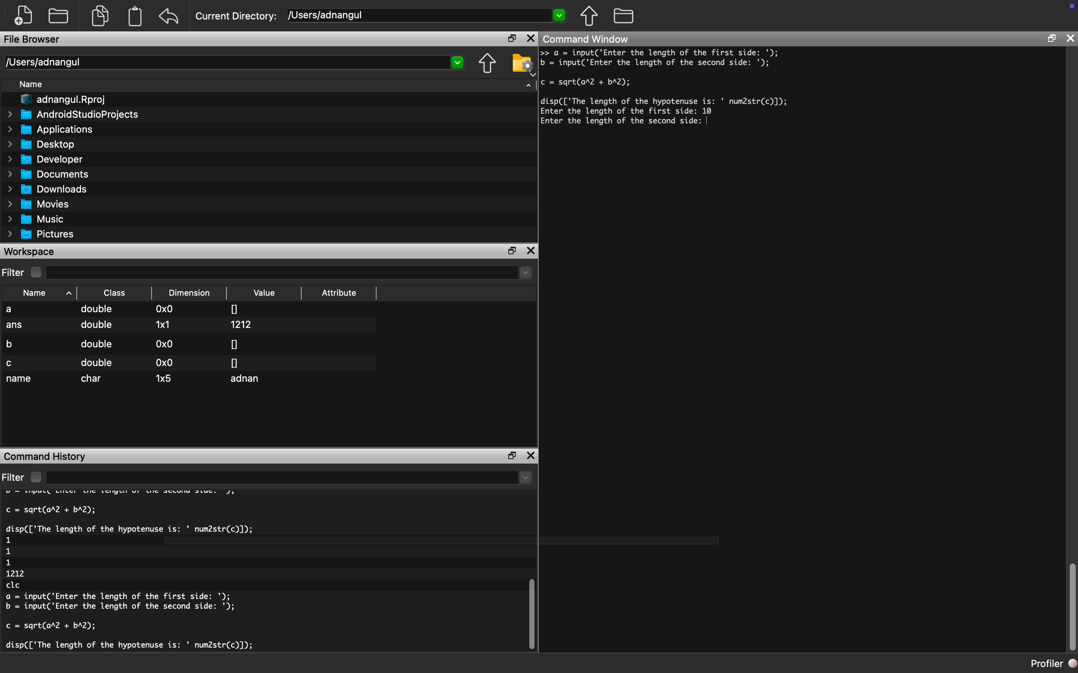 The height and width of the screenshot is (673, 1078). What do you see at coordinates (233, 63) in the screenshot?
I see `Users/adnangul 2` at bounding box center [233, 63].